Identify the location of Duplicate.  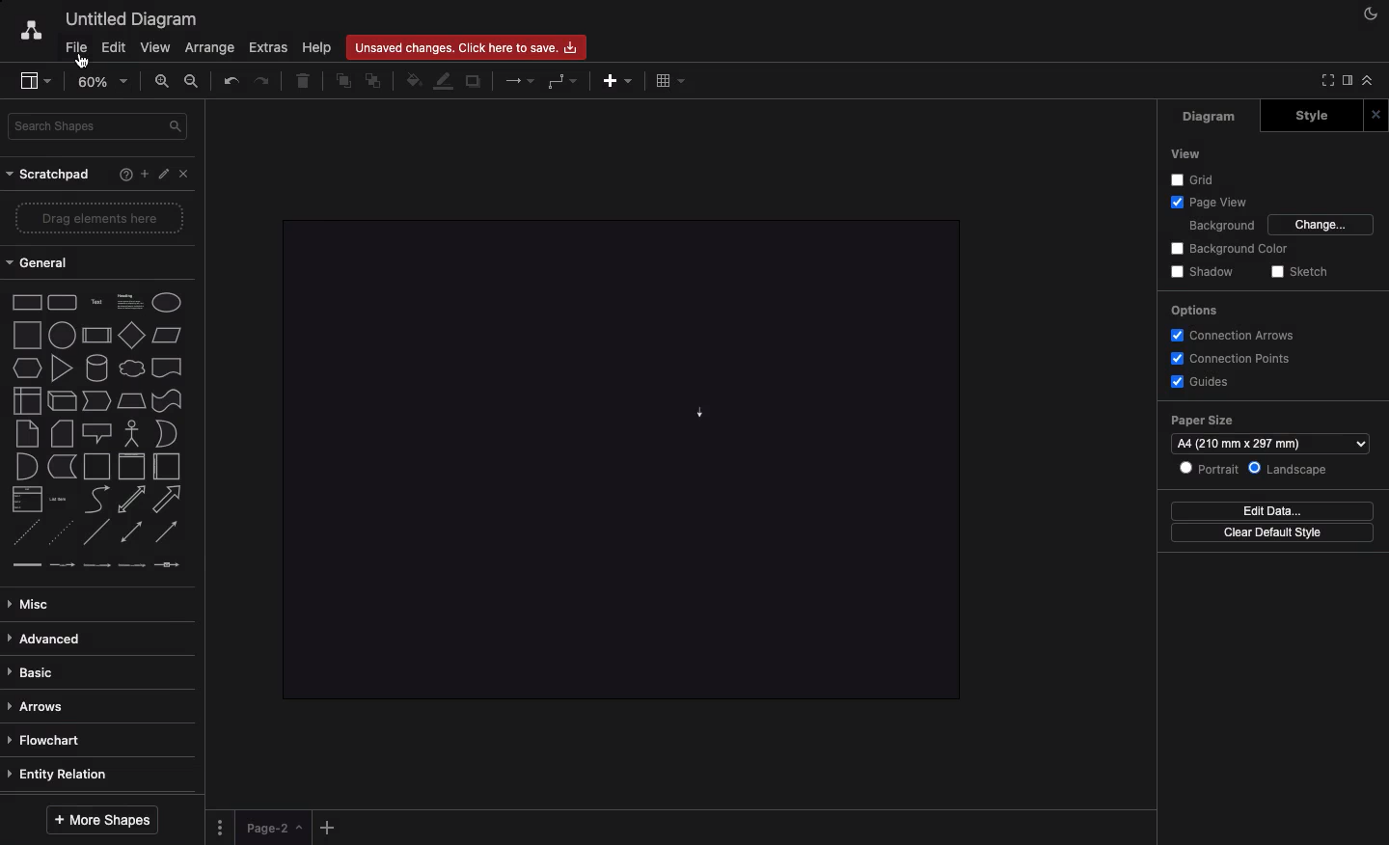
(473, 83).